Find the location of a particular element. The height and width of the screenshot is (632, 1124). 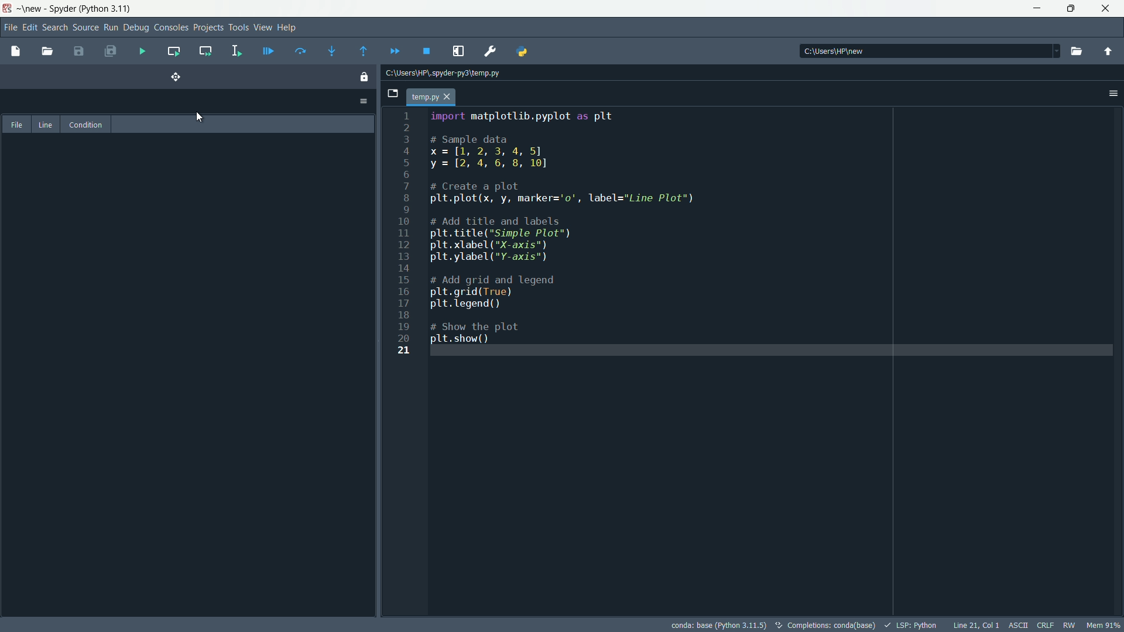

©, completions: conda(base) is located at coordinates (824, 623).